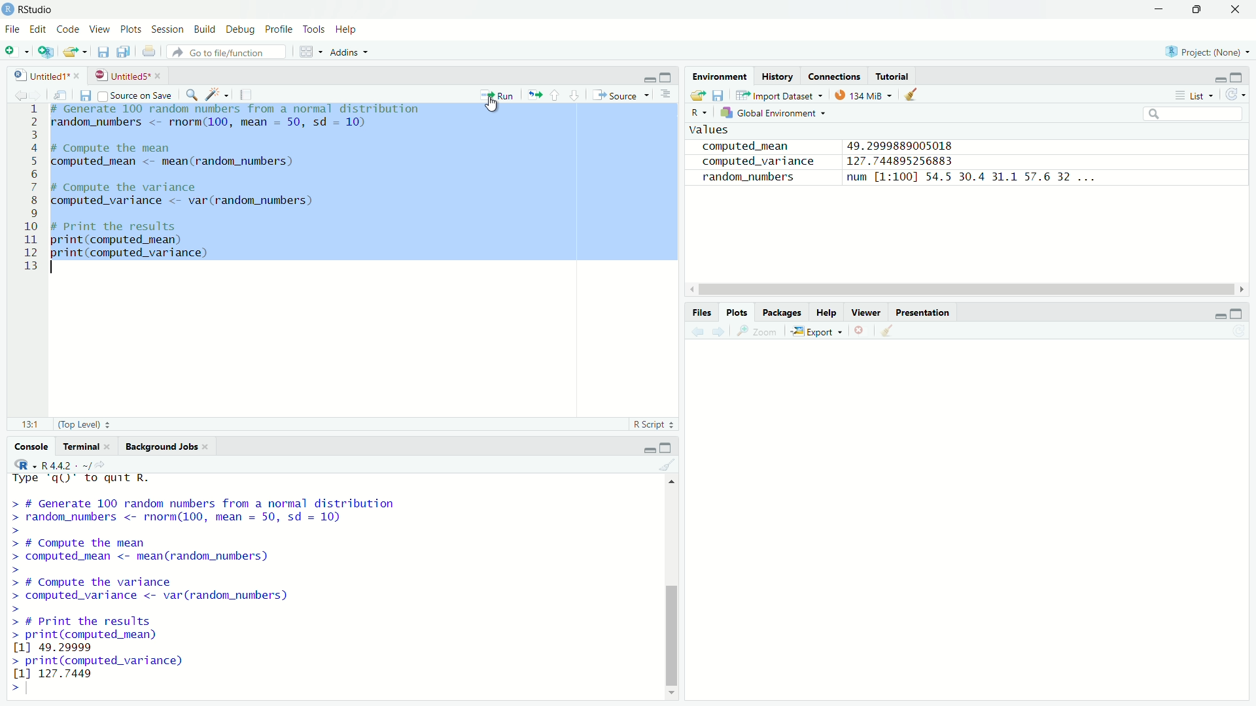 The height and width of the screenshot is (706, 1256). What do you see at coordinates (669, 593) in the screenshot?
I see `scrollbar` at bounding box center [669, 593].